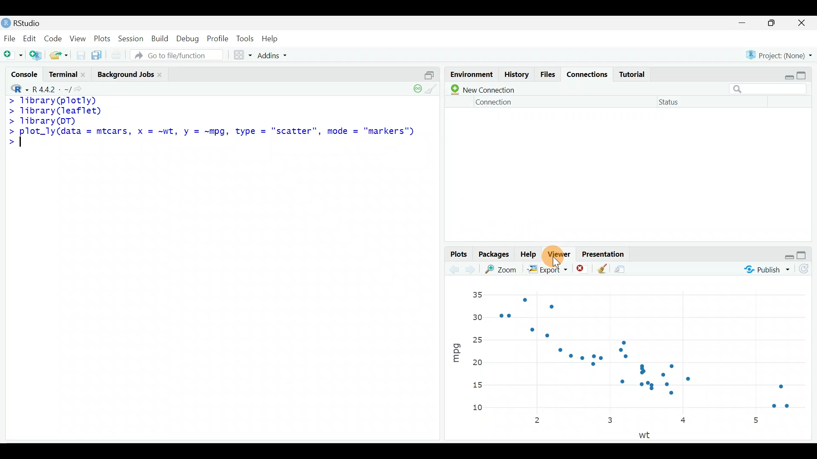  Describe the element at coordinates (469, 74) in the screenshot. I see `Environment` at that location.